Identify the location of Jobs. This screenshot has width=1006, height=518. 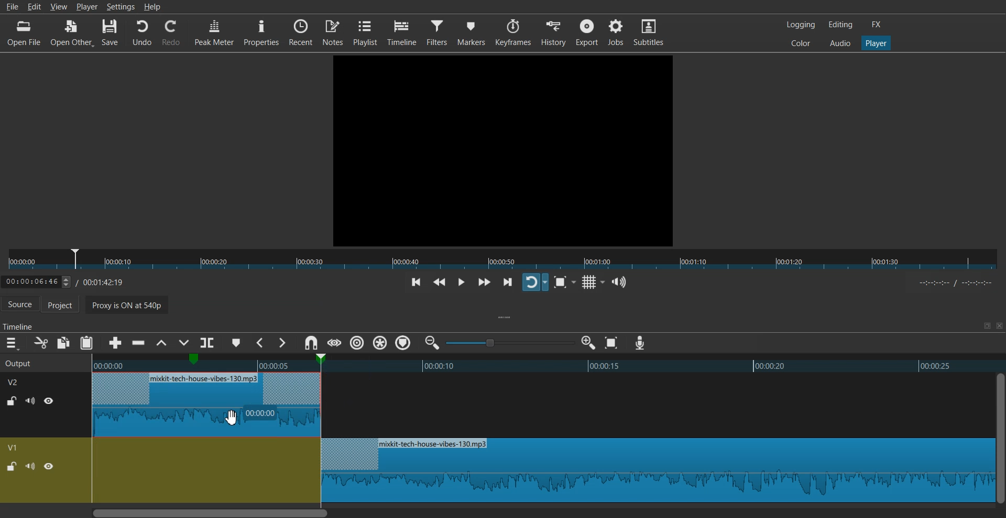
(615, 31).